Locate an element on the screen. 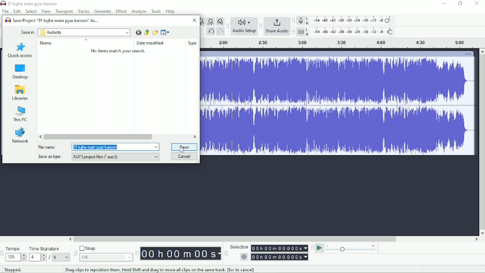 The height and width of the screenshot is (273, 485). Edit is located at coordinates (17, 11).